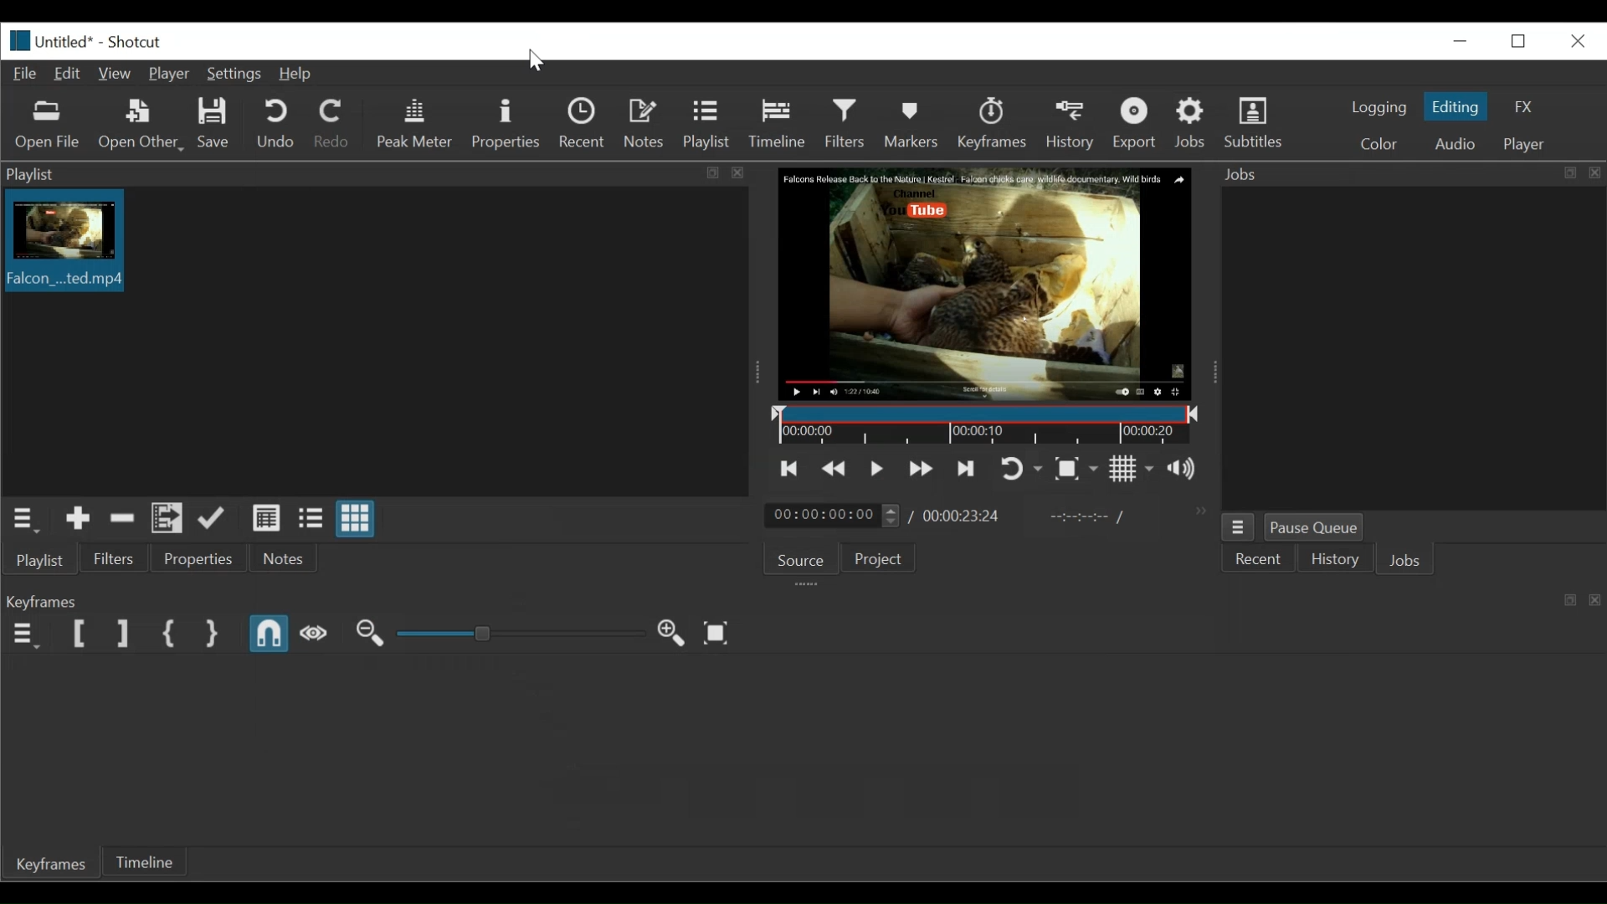 The height and width of the screenshot is (904, 1607). I want to click on Set First Simple keyframe, so click(172, 635).